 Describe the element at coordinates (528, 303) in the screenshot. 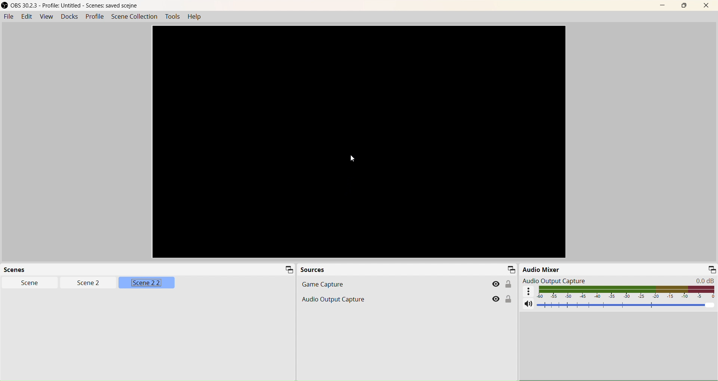

I see `Mute/ Unmute` at that location.